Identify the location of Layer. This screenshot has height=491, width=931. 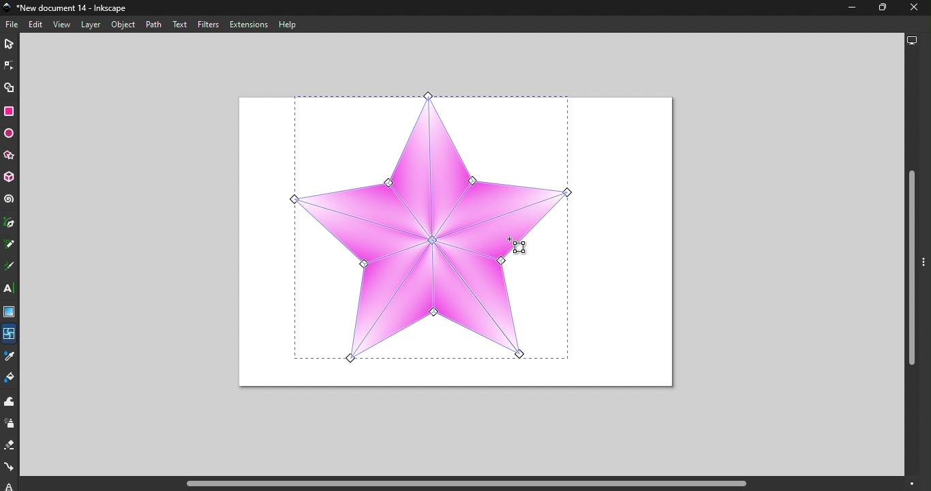
(88, 25).